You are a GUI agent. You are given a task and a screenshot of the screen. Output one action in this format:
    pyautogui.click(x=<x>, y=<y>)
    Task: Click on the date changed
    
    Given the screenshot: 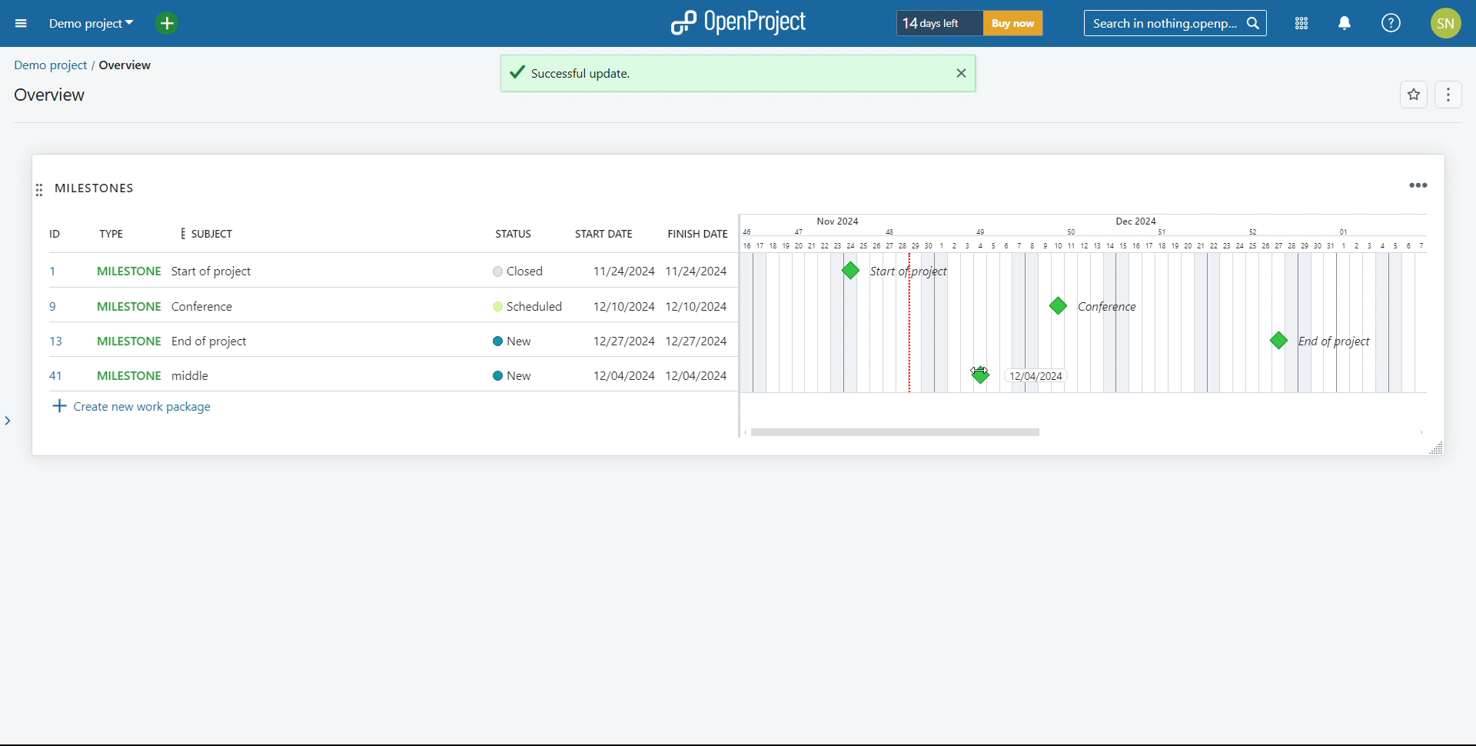 What is the action you would take?
    pyautogui.click(x=1036, y=375)
    